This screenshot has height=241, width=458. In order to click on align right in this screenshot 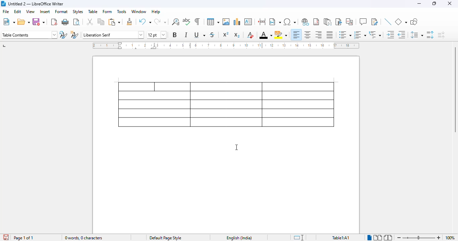, I will do `click(318, 35)`.